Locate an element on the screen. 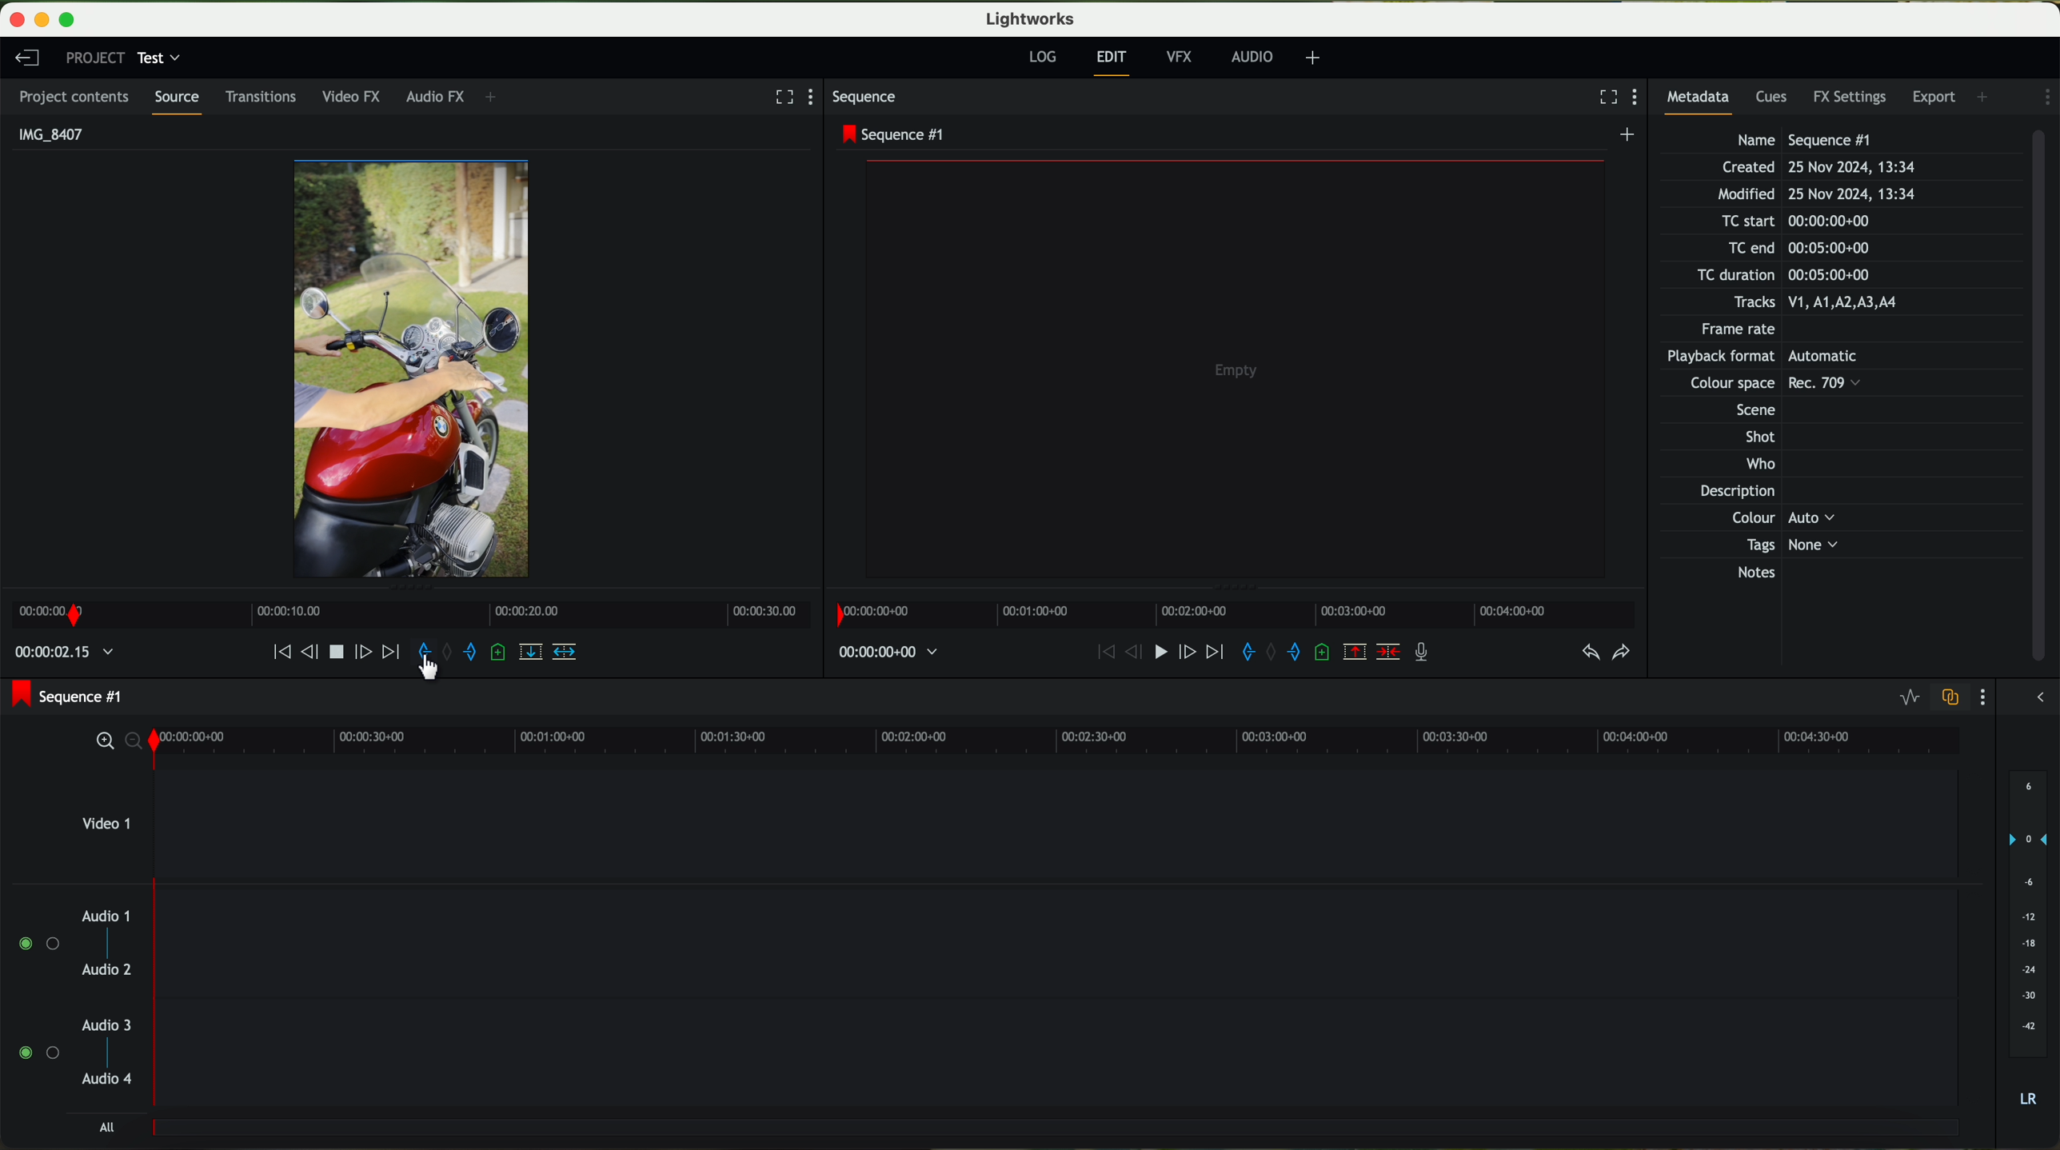  Lightworks is located at coordinates (1028, 19).